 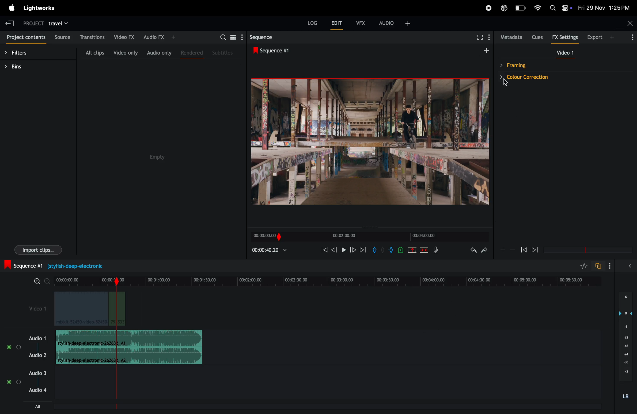 What do you see at coordinates (158, 52) in the screenshot?
I see `audio only` at bounding box center [158, 52].